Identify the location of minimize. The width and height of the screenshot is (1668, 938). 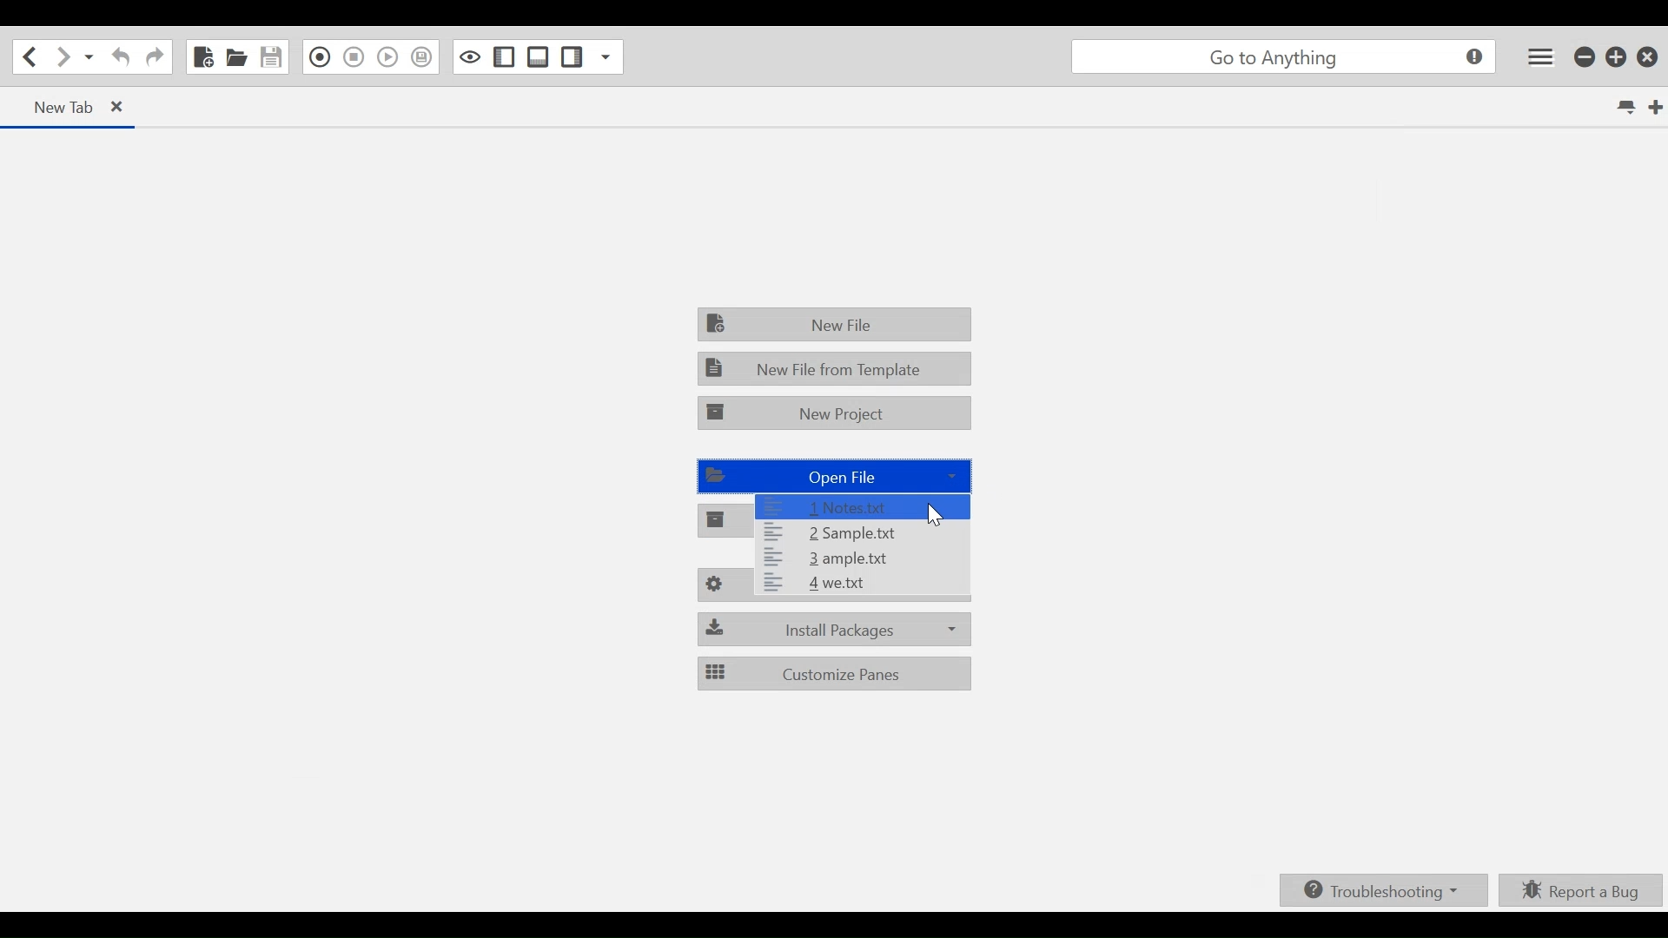
(1586, 56).